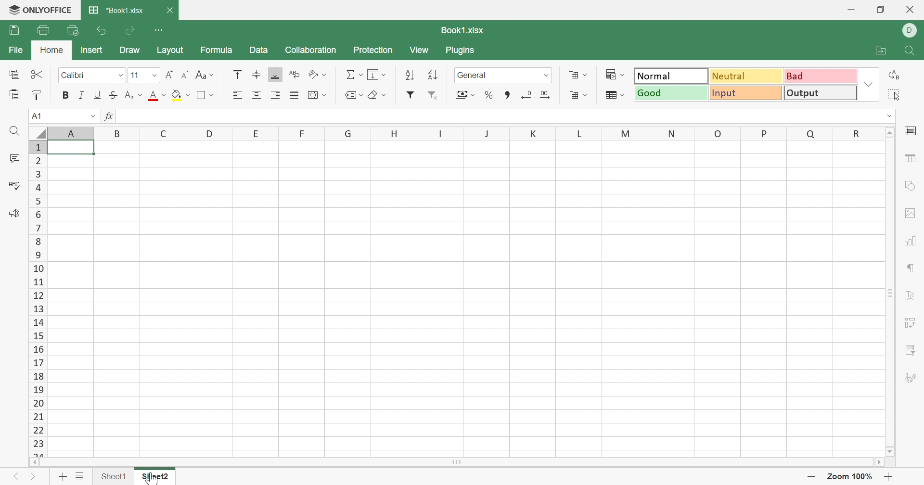  What do you see at coordinates (131, 31) in the screenshot?
I see `Redo` at bounding box center [131, 31].